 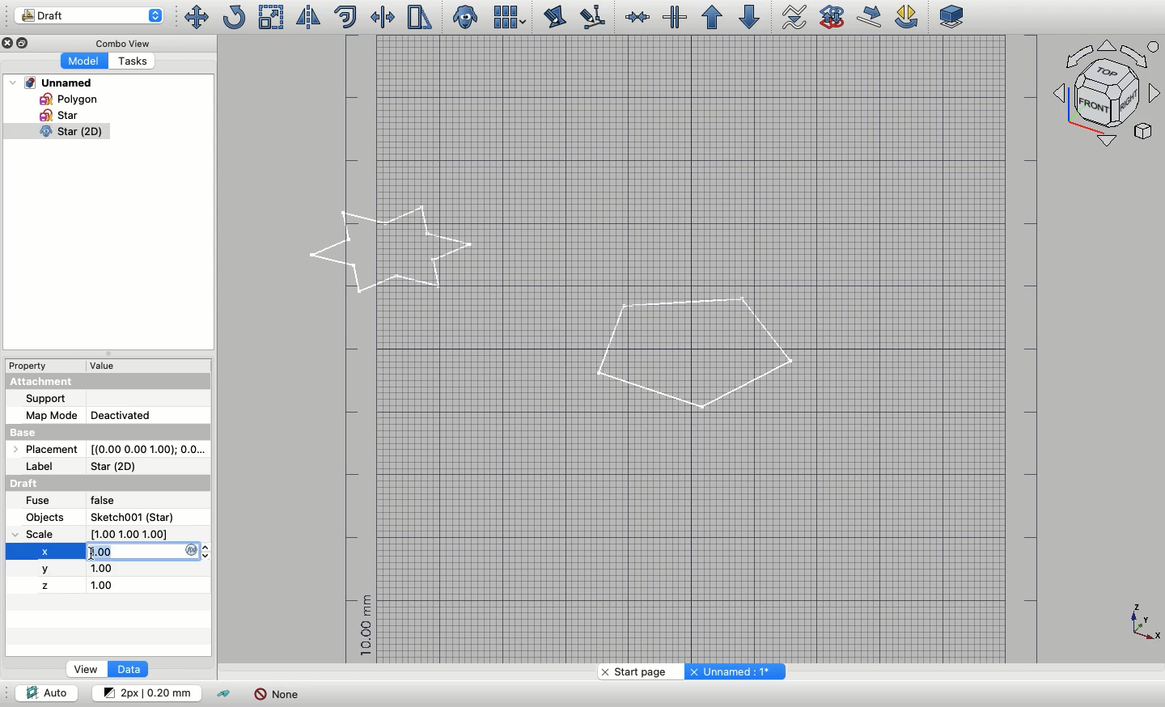 I want to click on Draft, so click(x=38, y=482).